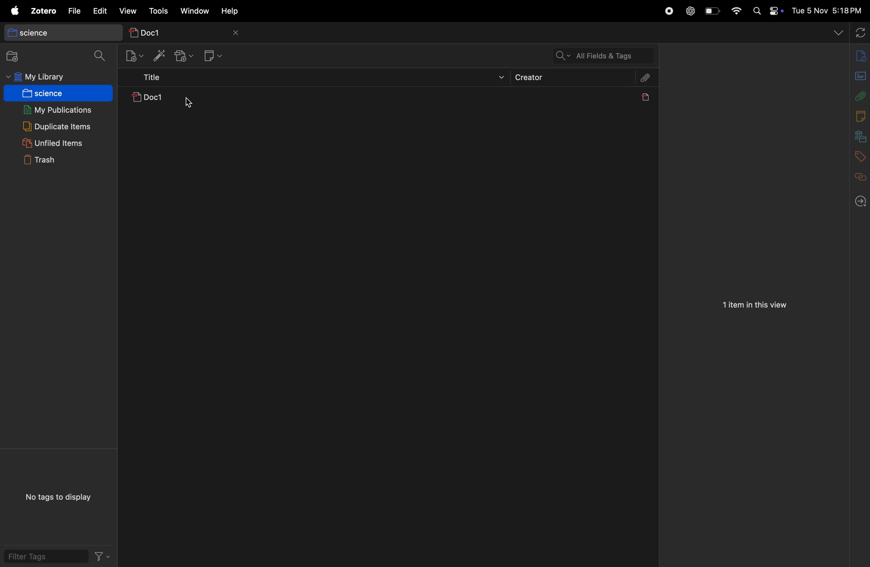 This screenshot has width=870, height=567. I want to click on refresh, so click(859, 31).